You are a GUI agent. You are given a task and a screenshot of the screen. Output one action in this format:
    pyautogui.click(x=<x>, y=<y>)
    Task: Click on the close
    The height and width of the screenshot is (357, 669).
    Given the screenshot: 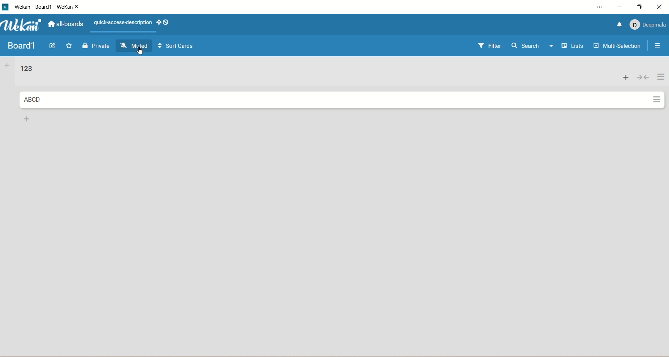 What is the action you would take?
    pyautogui.click(x=661, y=6)
    